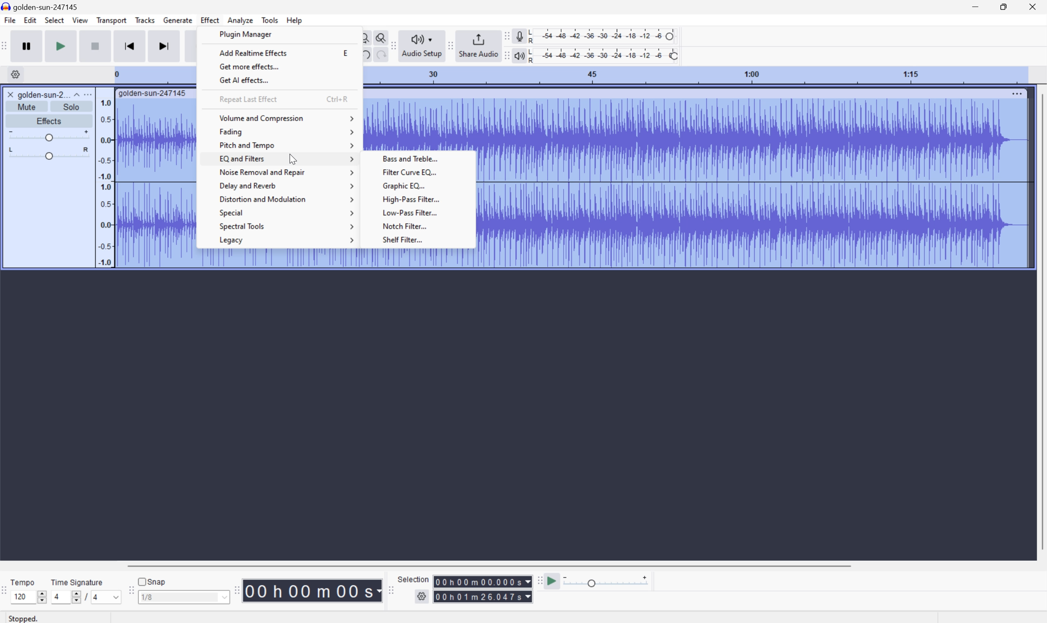  What do you see at coordinates (14, 74) in the screenshot?
I see `Settings` at bounding box center [14, 74].